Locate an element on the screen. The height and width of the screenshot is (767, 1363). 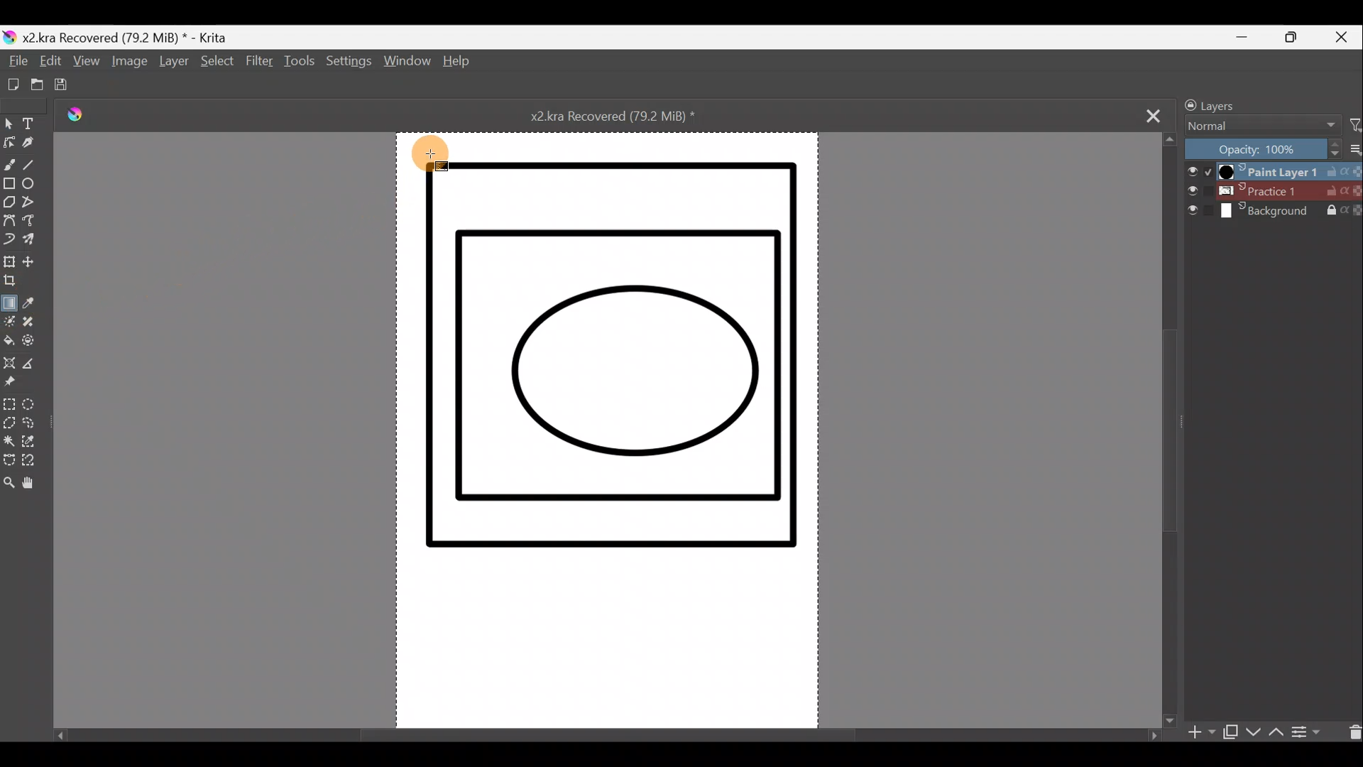
Create new document is located at coordinates (9, 85).